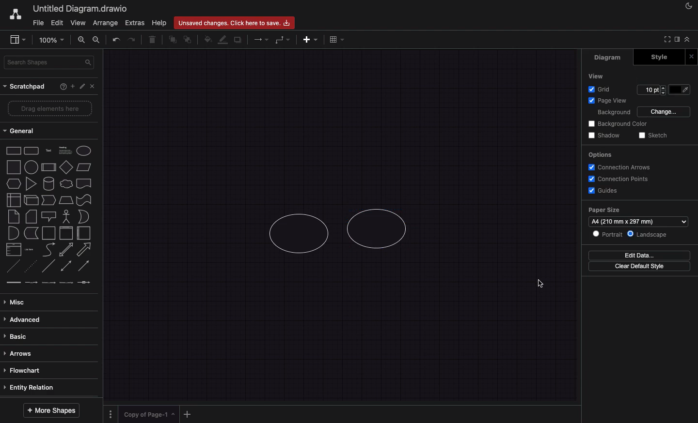 The width and height of the screenshot is (698, 423). Describe the element at coordinates (65, 265) in the screenshot. I see `bidirectional connector` at that location.